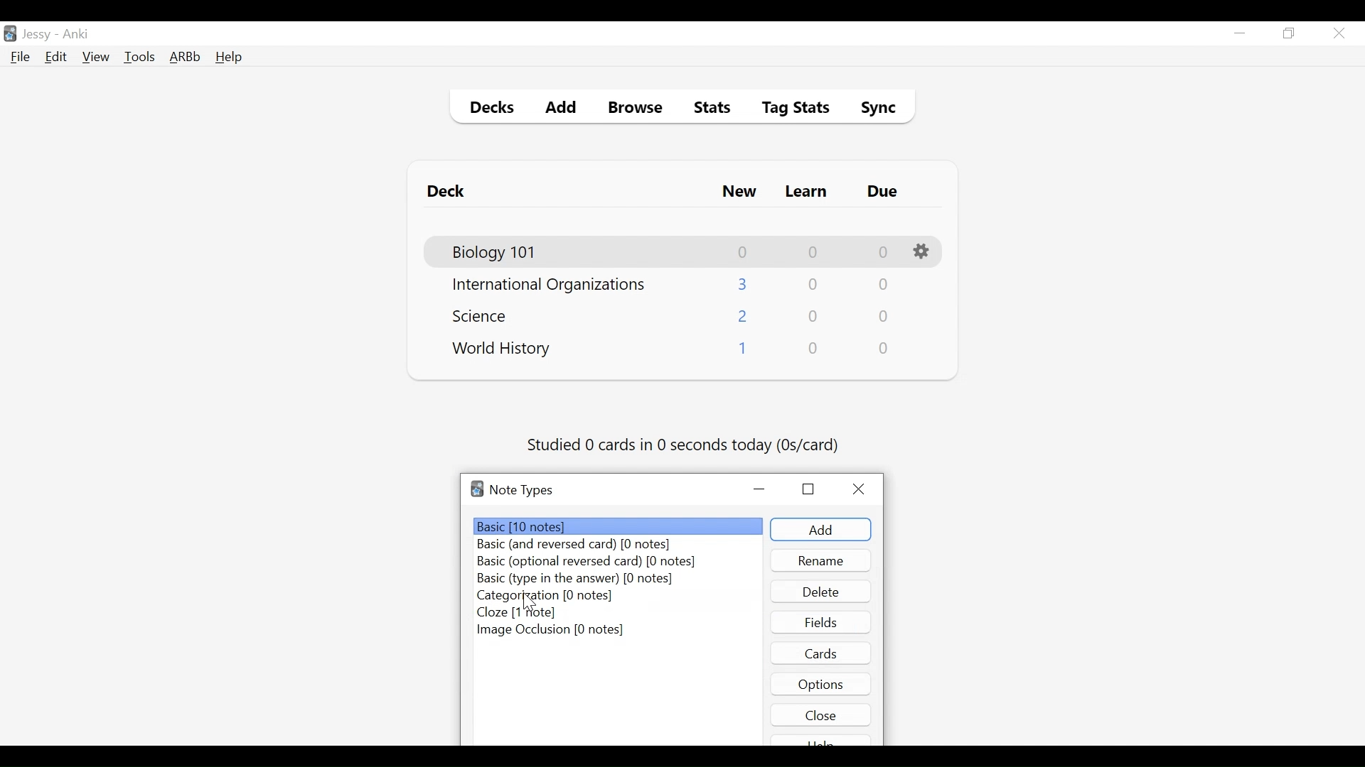  I want to click on Tag Stats, so click(788, 109).